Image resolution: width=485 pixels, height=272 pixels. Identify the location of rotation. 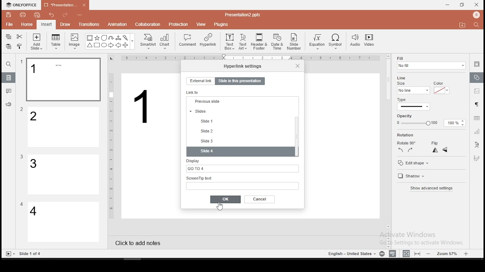
(418, 135).